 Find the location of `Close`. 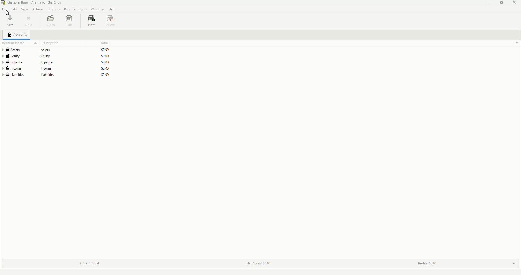

Close is located at coordinates (29, 21).